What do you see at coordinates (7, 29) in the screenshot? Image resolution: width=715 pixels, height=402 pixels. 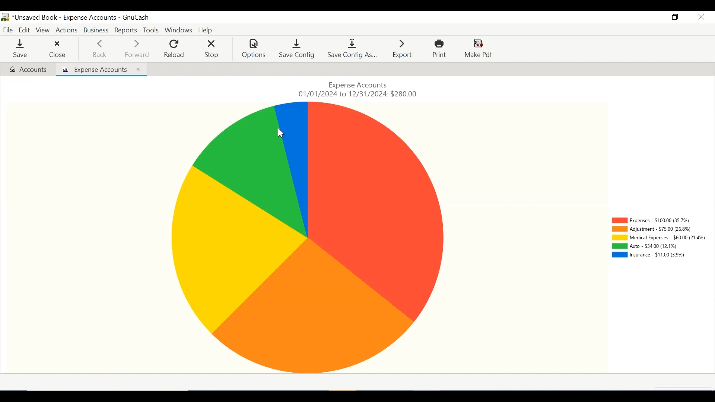 I see `File` at bounding box center [7, 29].